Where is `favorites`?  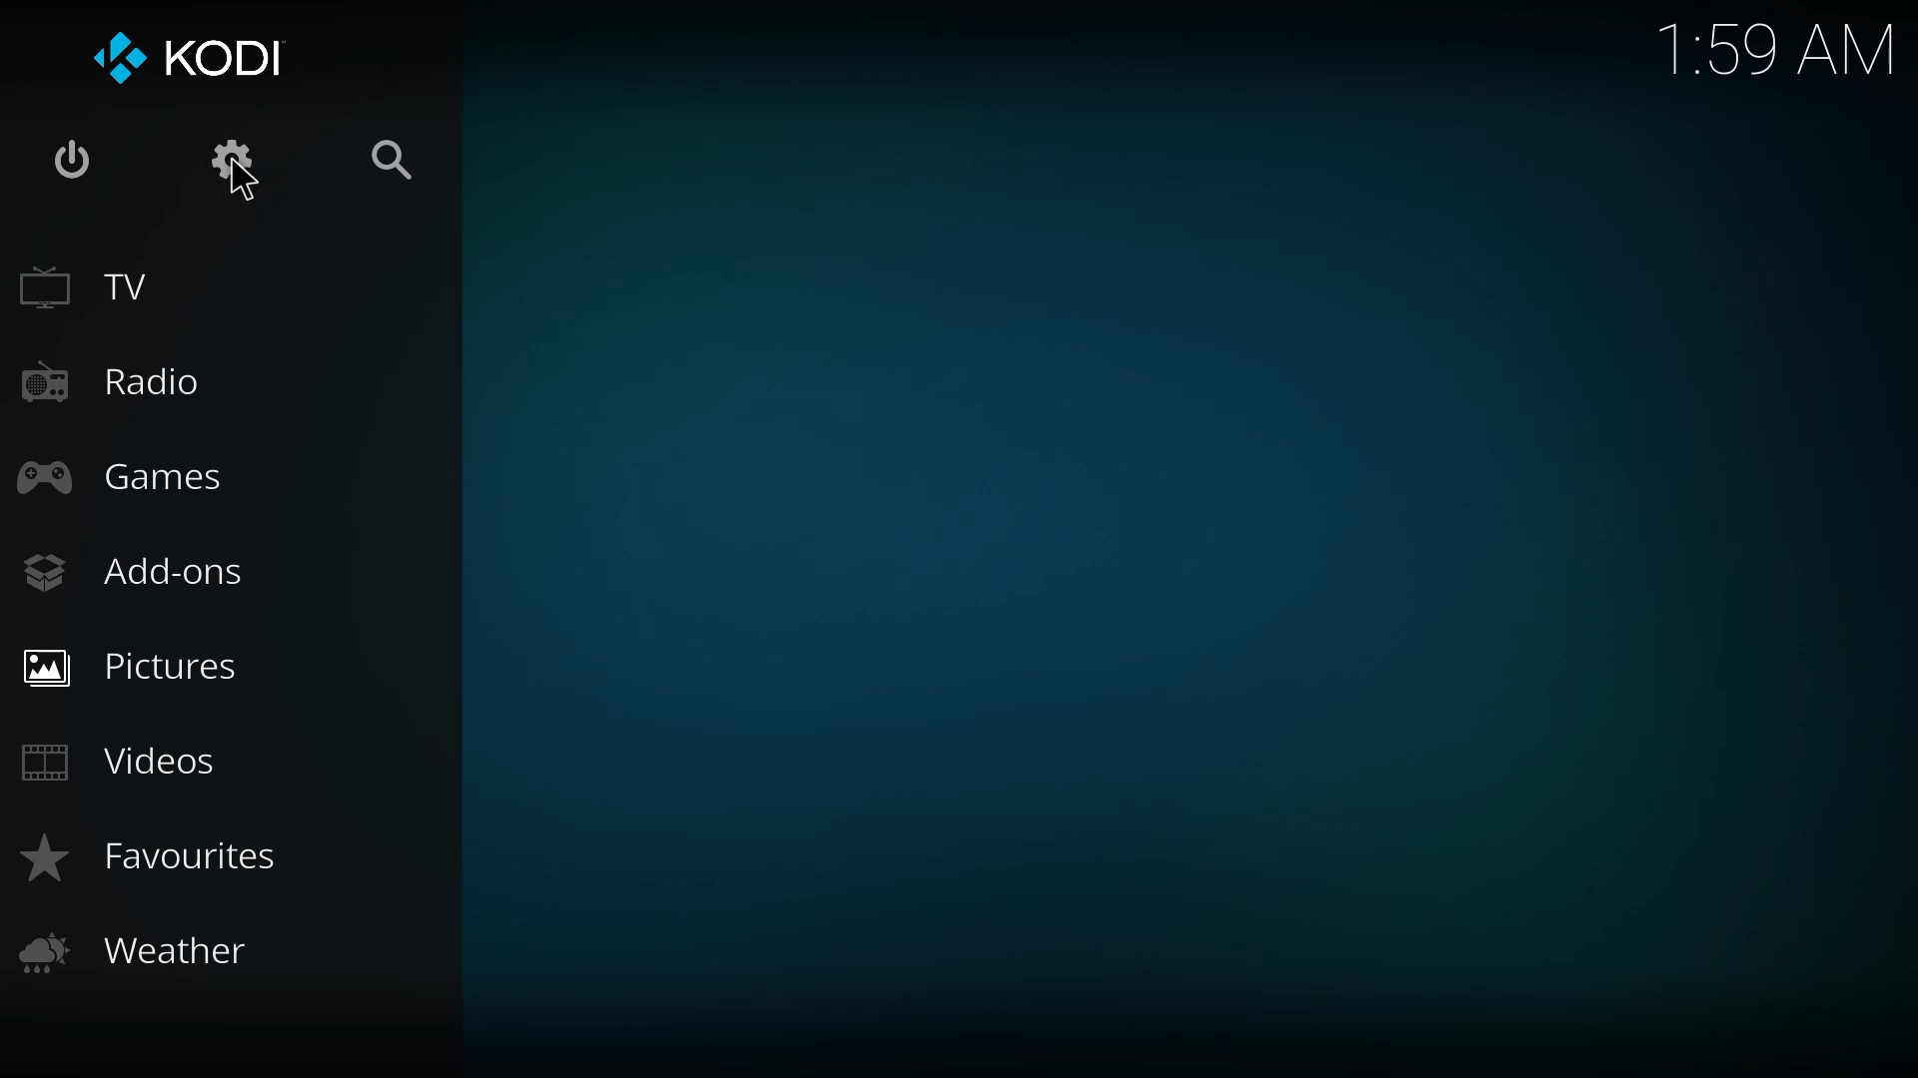 favorites is located at coordinates (156, 854).